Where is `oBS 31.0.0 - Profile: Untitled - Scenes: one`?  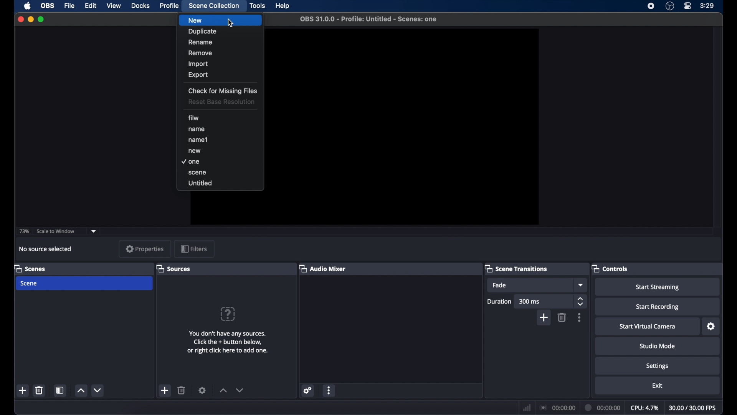 oBS 31.0.0 - Profile: Untitled - Scenes: one is located at coordinates (369, 19).